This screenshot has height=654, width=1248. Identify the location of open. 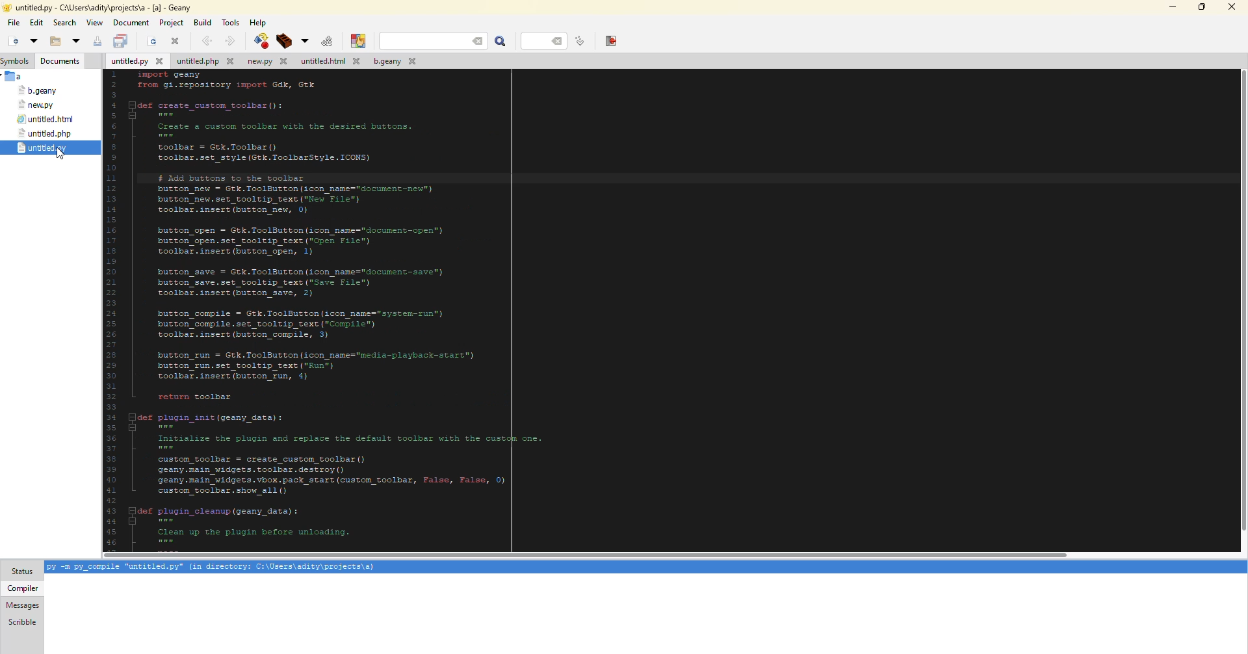
(55, 42).